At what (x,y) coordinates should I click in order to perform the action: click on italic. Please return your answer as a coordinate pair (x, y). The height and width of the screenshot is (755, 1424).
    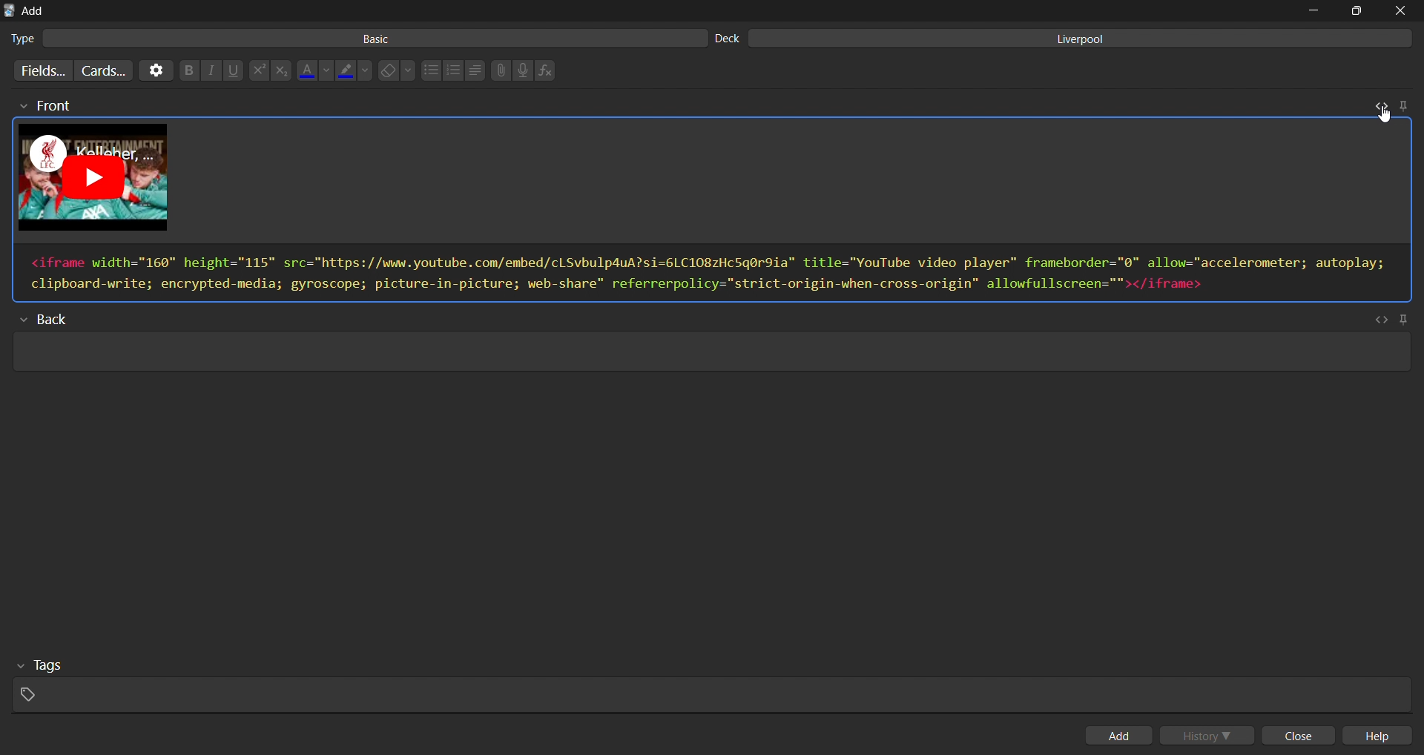
    Looking at the image, I should click on (210, 71).